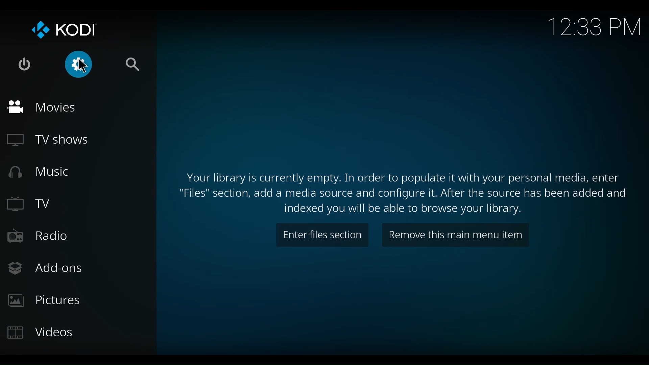 Image resolution: width=649 pixels, height=365 pixels. What do you see at coordinates (42, 333) in the screenshot?
I see `Viseos` at bounding box center [42, 333].